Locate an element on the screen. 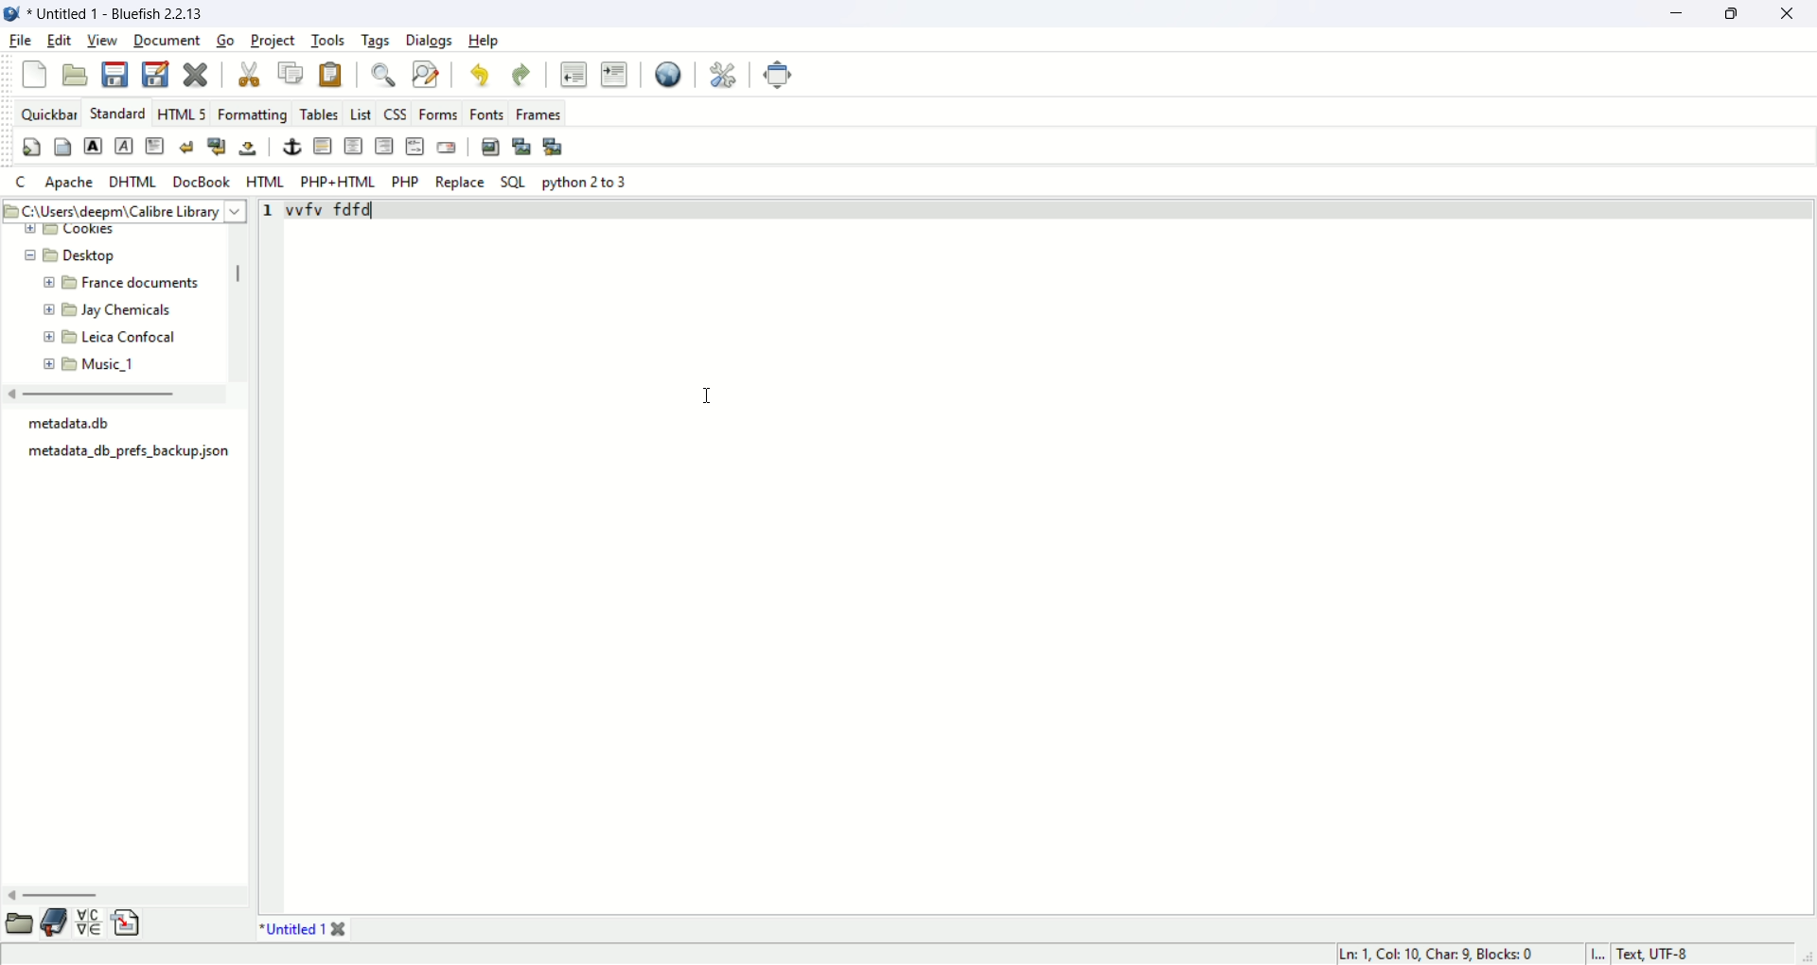 This screenshot has height=965, width=1817. preview in browser is located at coordinates (670, 72).